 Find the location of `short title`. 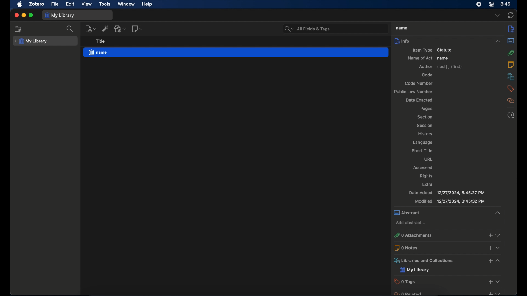

short title is located at coordinates (424, 150).